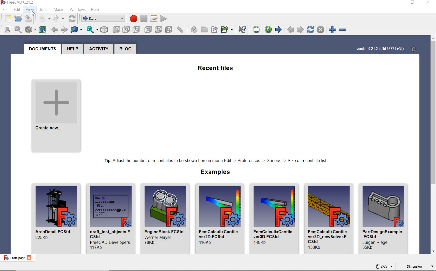 The height and width of the screenshot is (271, 436). I want to click on MAKE SUB-LINK, so click(228, 29).